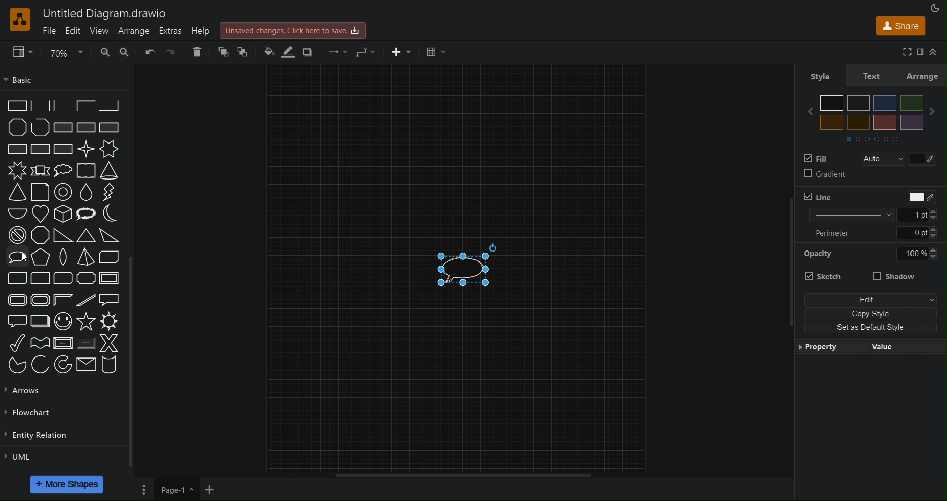 The width and height of the screenshot is (947, 501). Describe the element at coordinates (109, 149) in the screenshot. I see `6 Point Star` at that location.